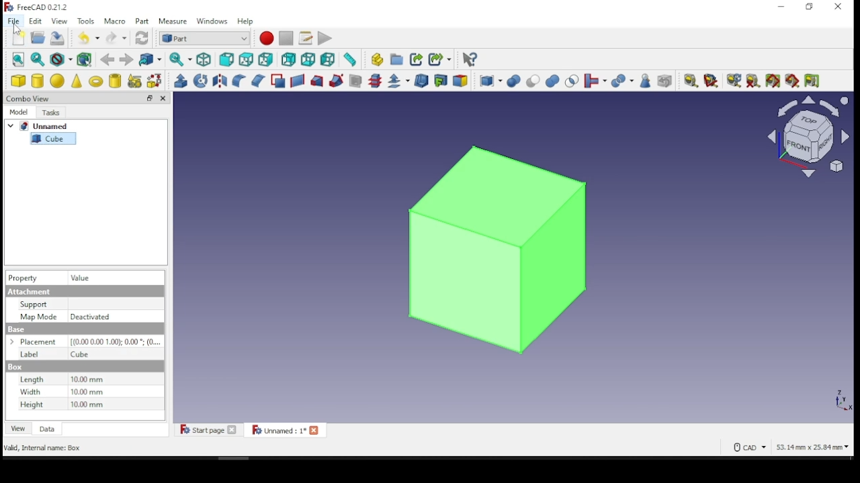 This screenshot has height=483, width=860. I want to click on stop macro recording, so click(285, 38).